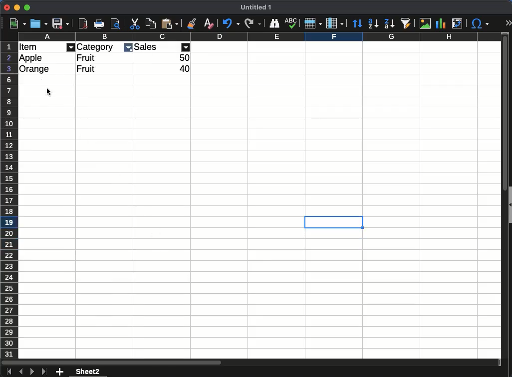 Image resolution: width=512 pixels, height=377 pixels. I want to click on 50, so click(185, 58).